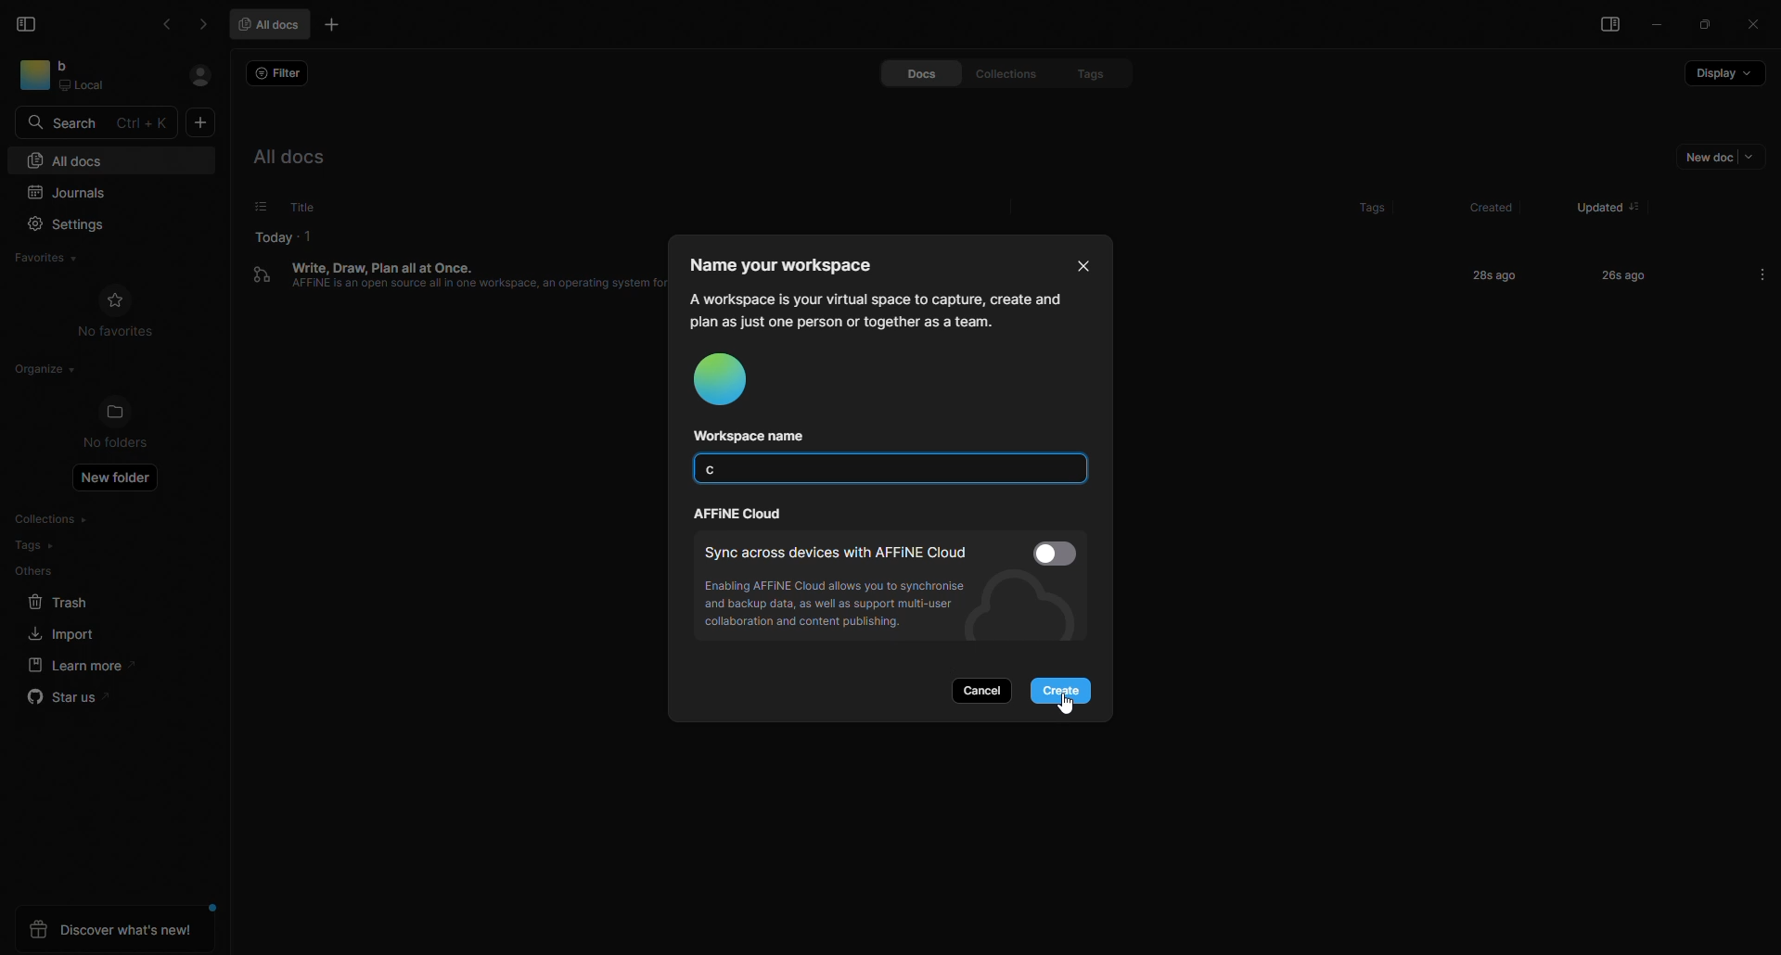 This screenshot has width=1781, height=955. I want to click on close, so click(1752, 23).